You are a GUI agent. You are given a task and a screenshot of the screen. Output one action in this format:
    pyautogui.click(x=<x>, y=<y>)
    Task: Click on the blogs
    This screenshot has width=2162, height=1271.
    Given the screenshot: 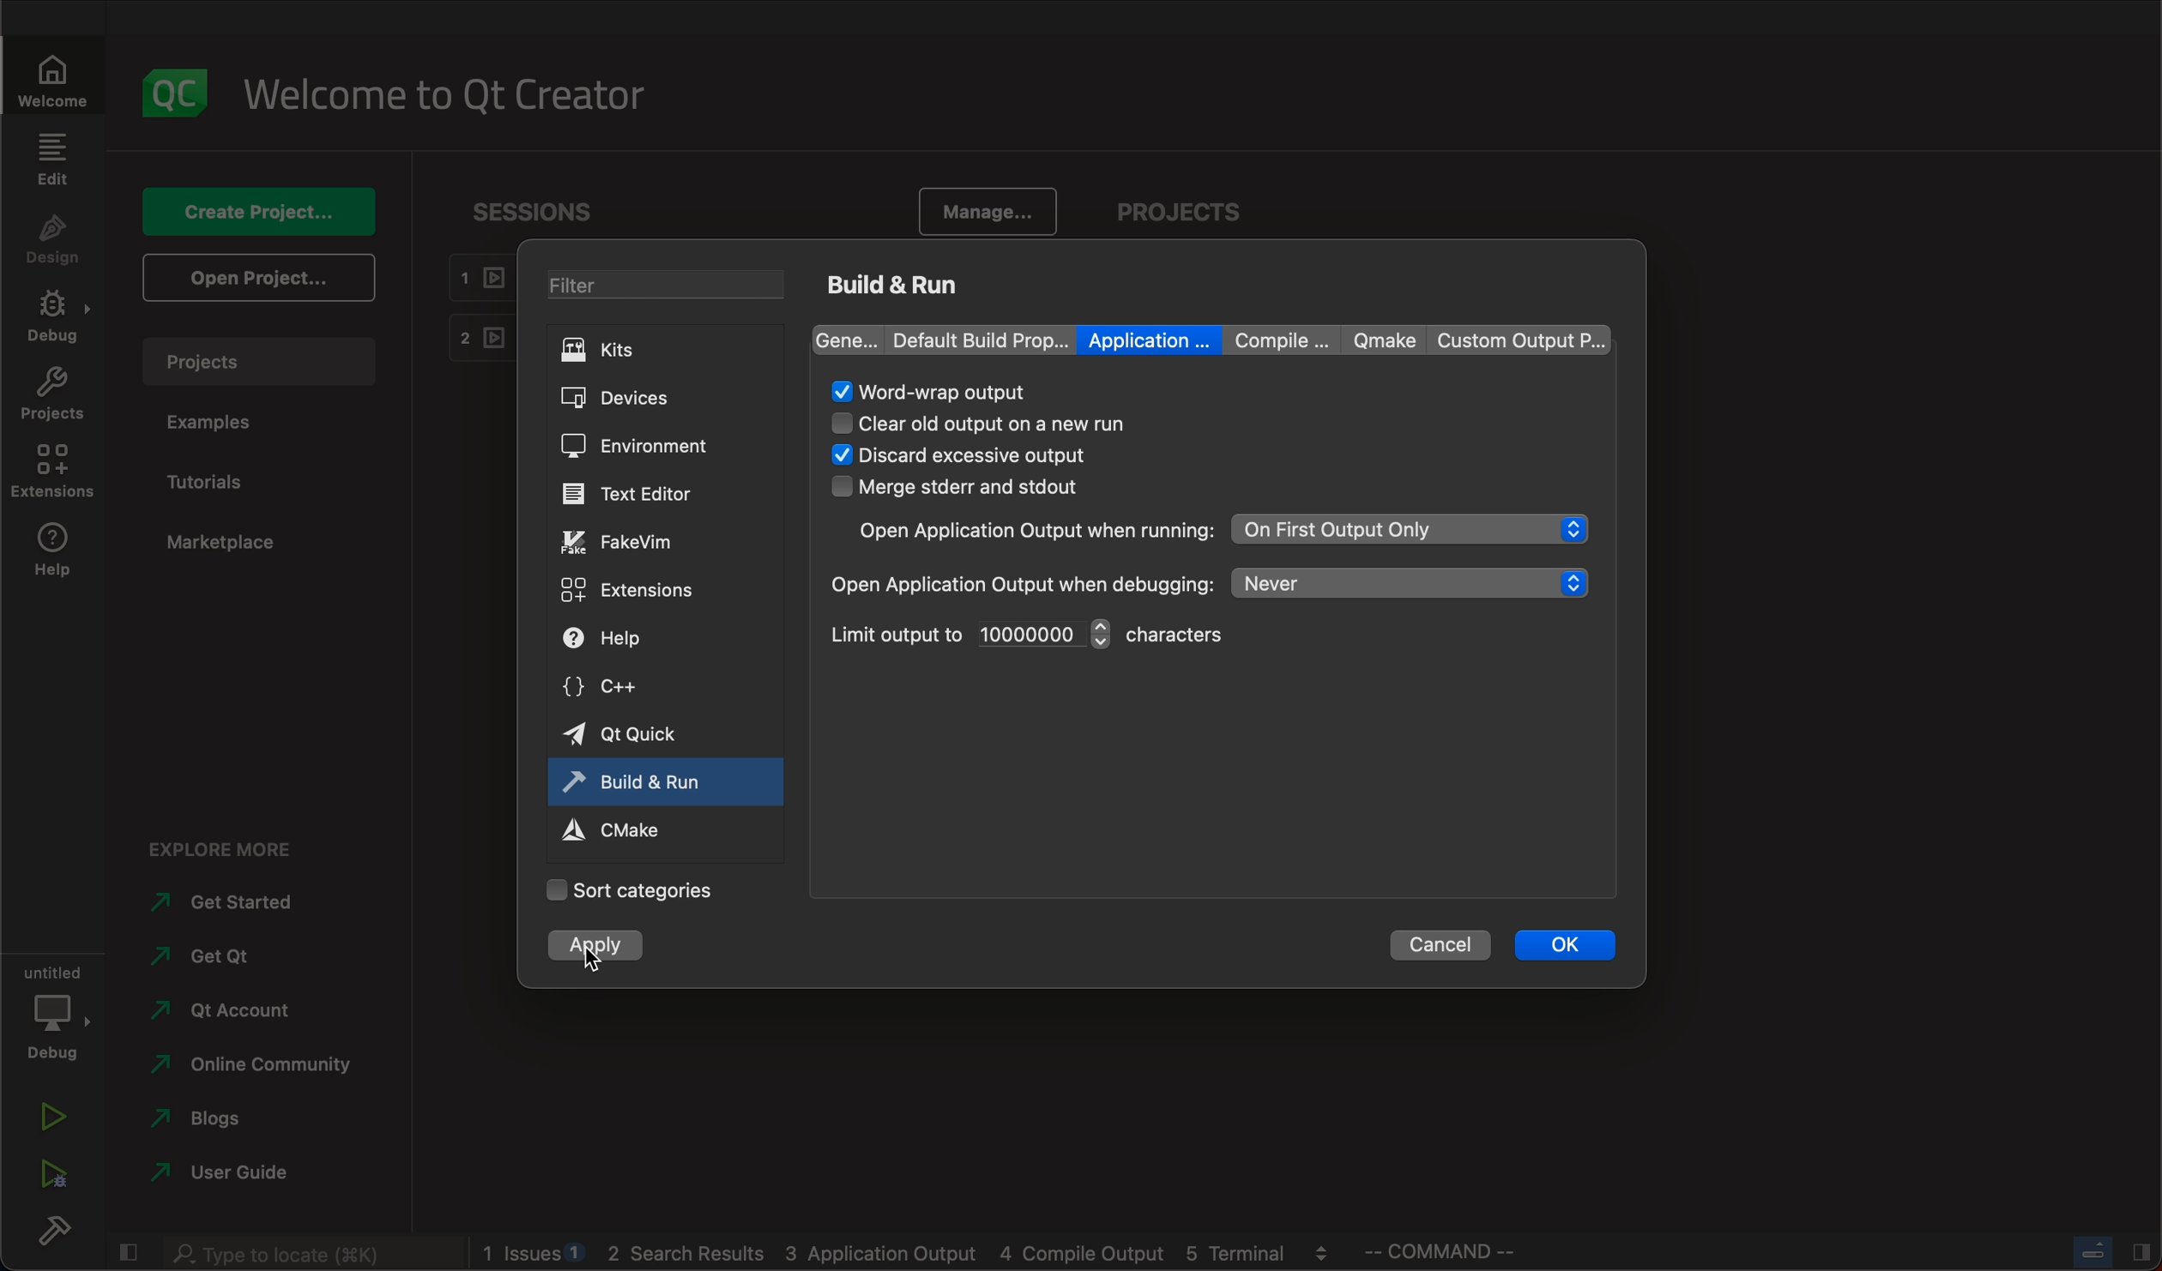 What is the action you would take?
    pyautogui.click(x=229, y=1121)
    